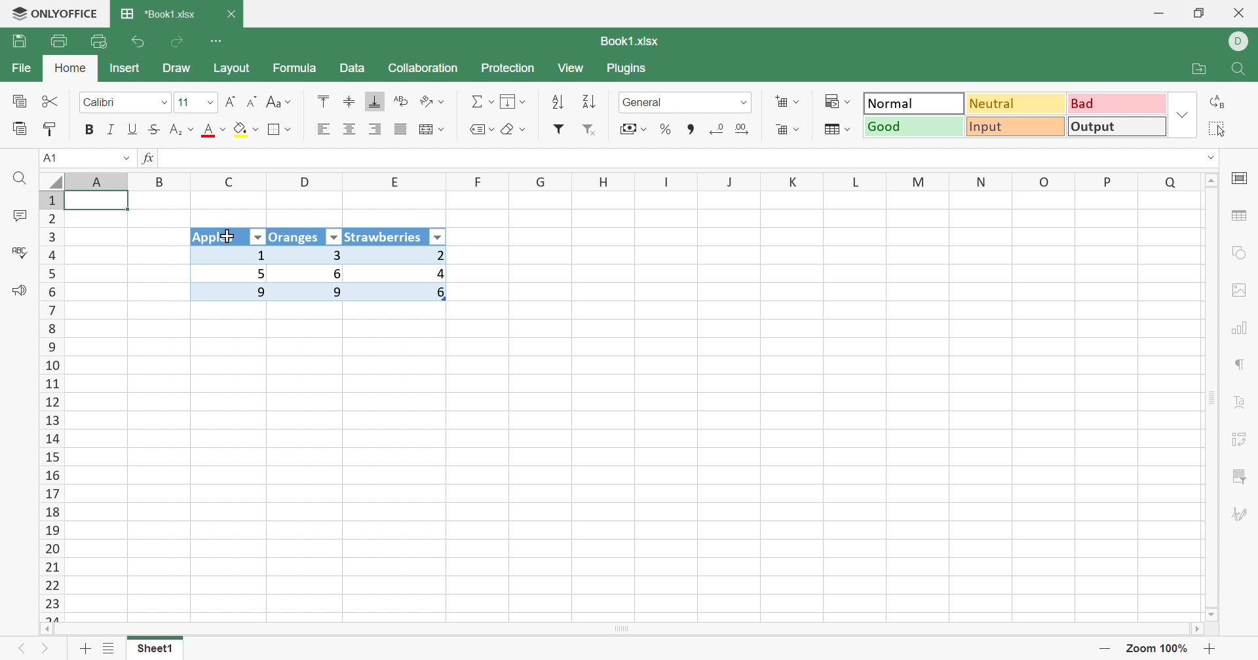 This screenshot has height=660, width=1258. Describe the element at coordinates (1242, 179) in the screenshot. I see `cell settings` at that location.